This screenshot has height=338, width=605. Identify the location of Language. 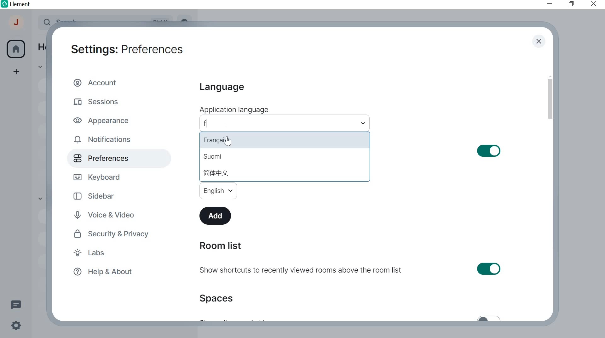
(221, 87).